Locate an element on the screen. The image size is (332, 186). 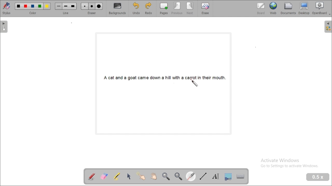
next is located at coordinates (190, 9).